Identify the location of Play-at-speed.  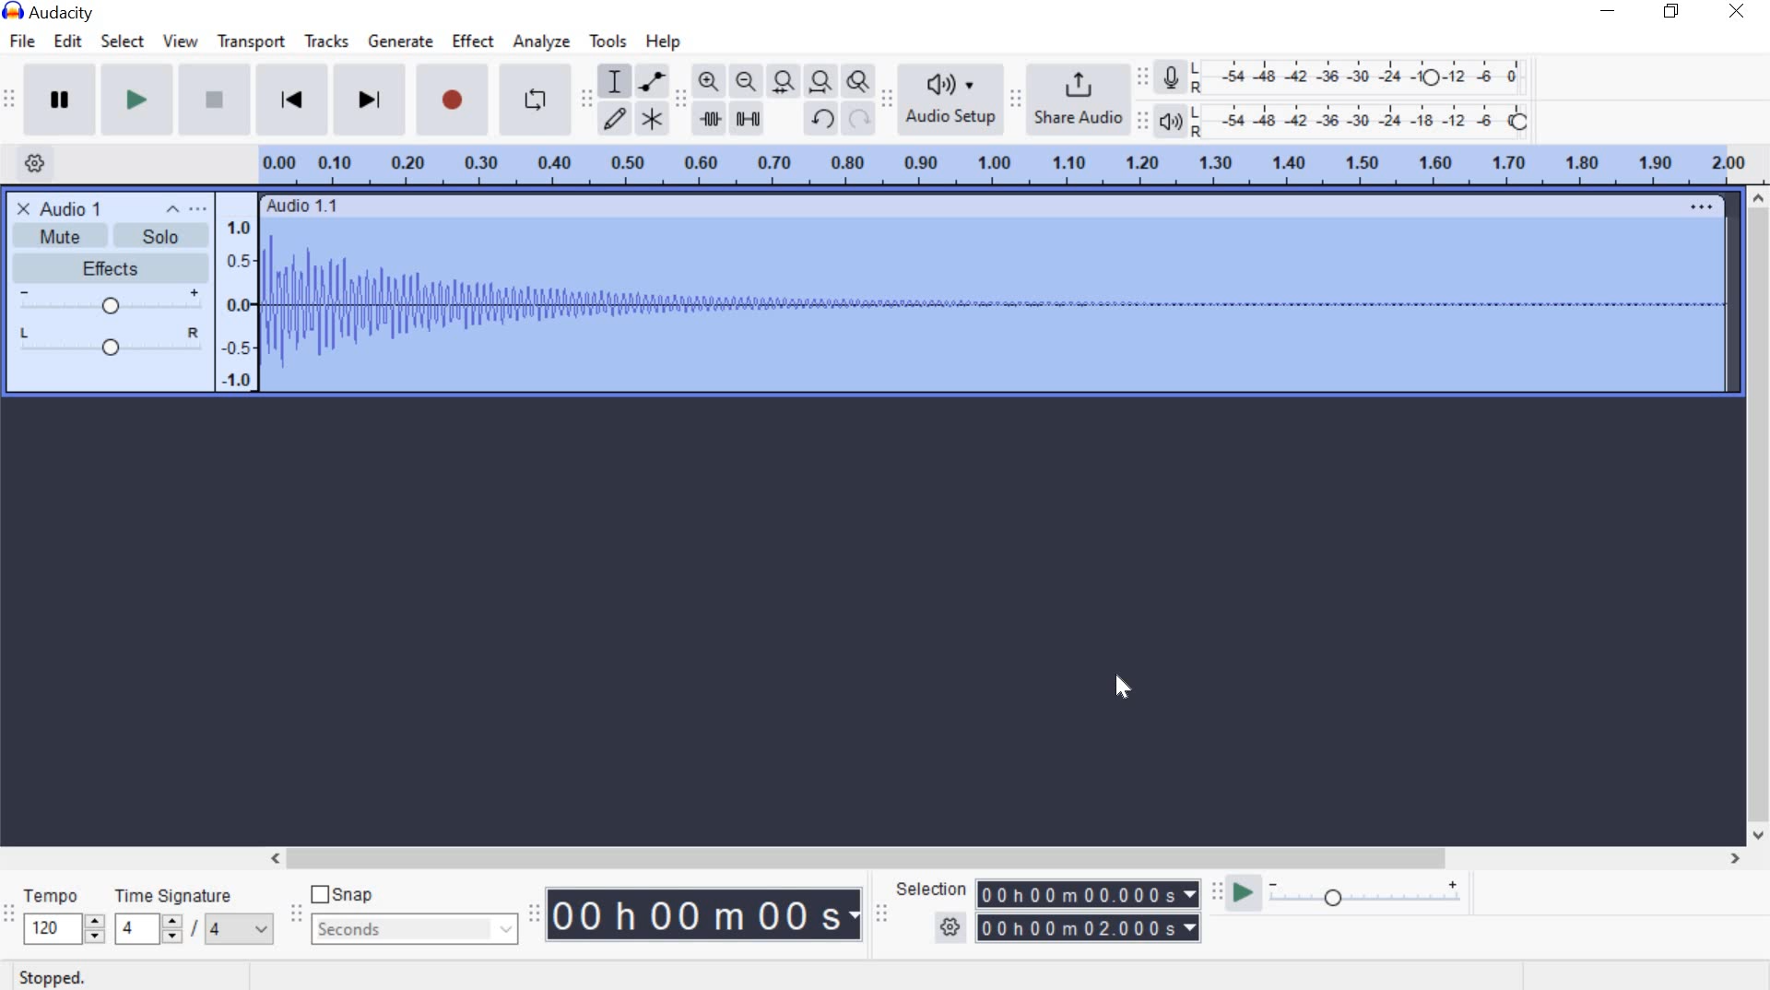
(1243, 894).